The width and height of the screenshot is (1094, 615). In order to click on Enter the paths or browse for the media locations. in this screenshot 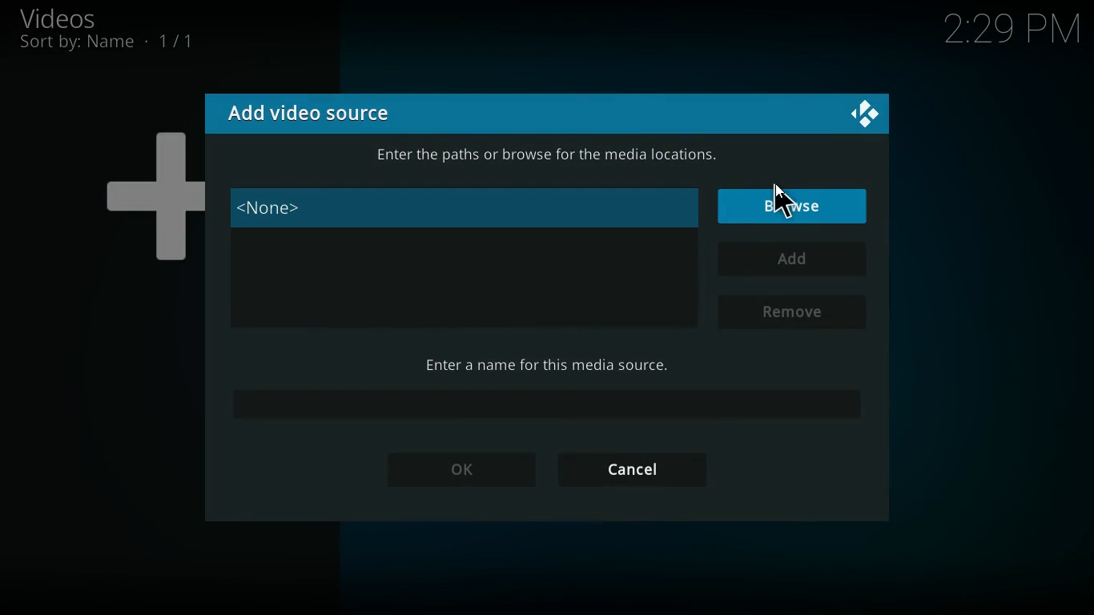, I will do `click(548, 155)`.